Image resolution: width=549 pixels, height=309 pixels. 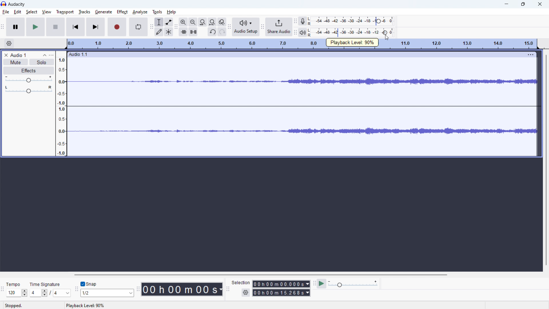 I want to click on transport, so click(x=65, y=12).